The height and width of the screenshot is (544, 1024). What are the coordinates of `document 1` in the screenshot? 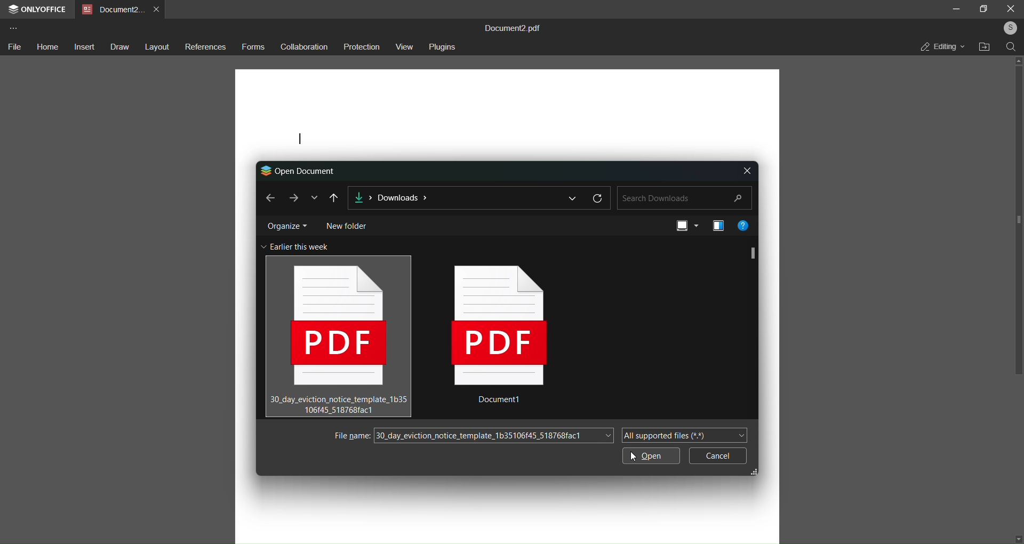 It's located at (505, 340).